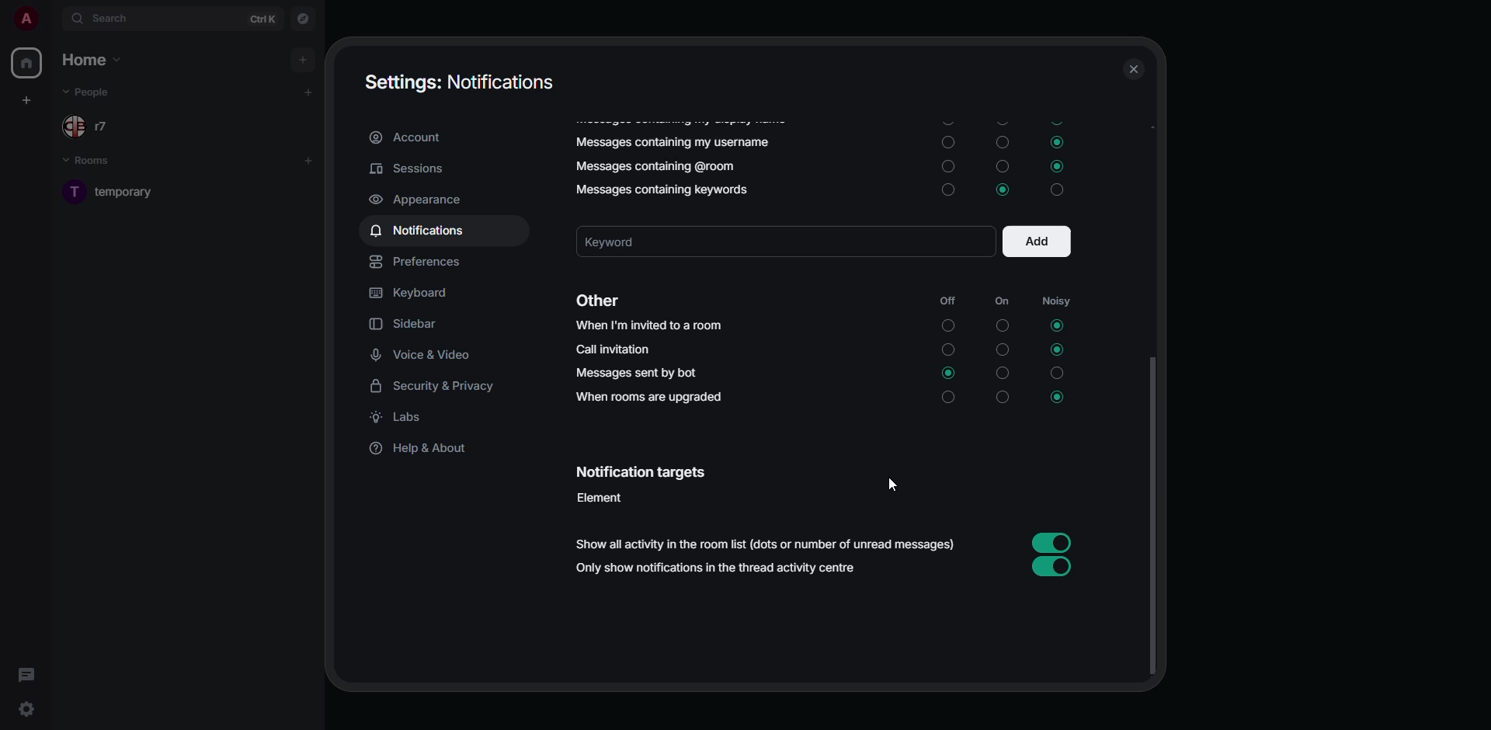  What do you see at coordinates (648, 398) in the screenshot?
I see `when rooms are upgraded` at bounding box center [648, 398].